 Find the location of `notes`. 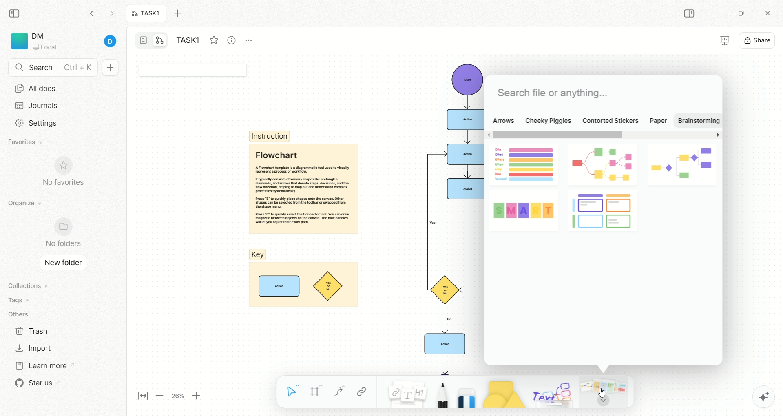

notes is located at coordinates (403, 392).